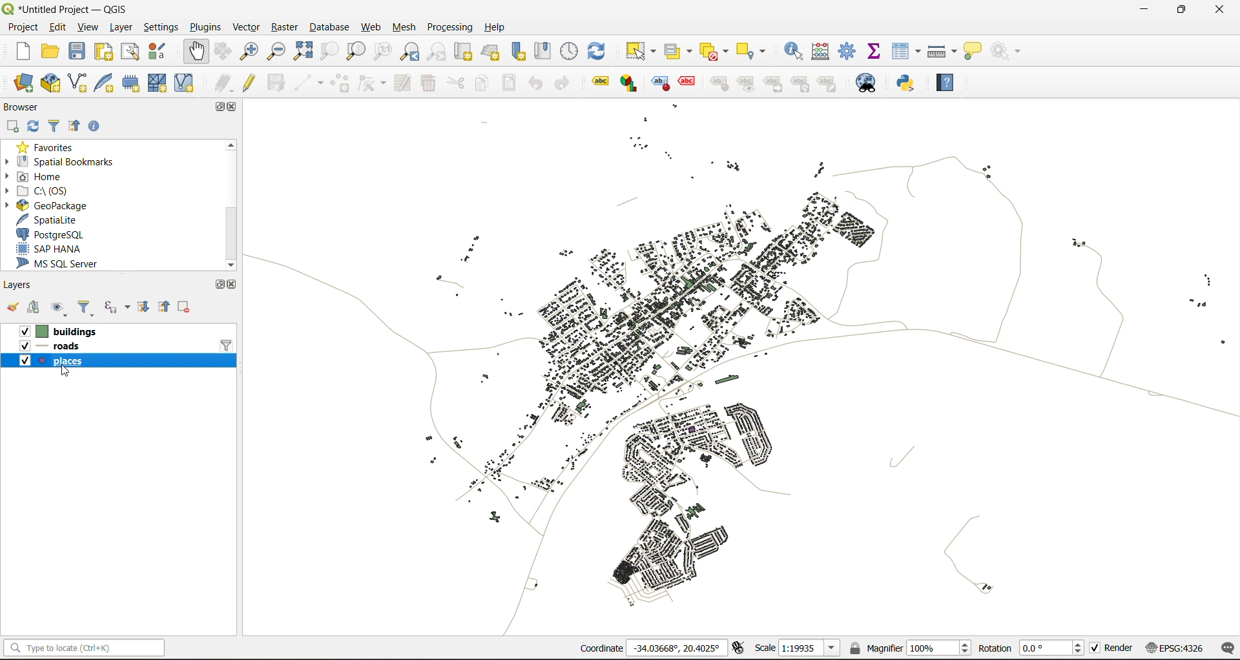 Image resolution: width=1240 pixels, height=660 pixels. What do you see at coordinates (53, 249) in the screenshot?
I see `sap hana` at bounding box center [53, 249].